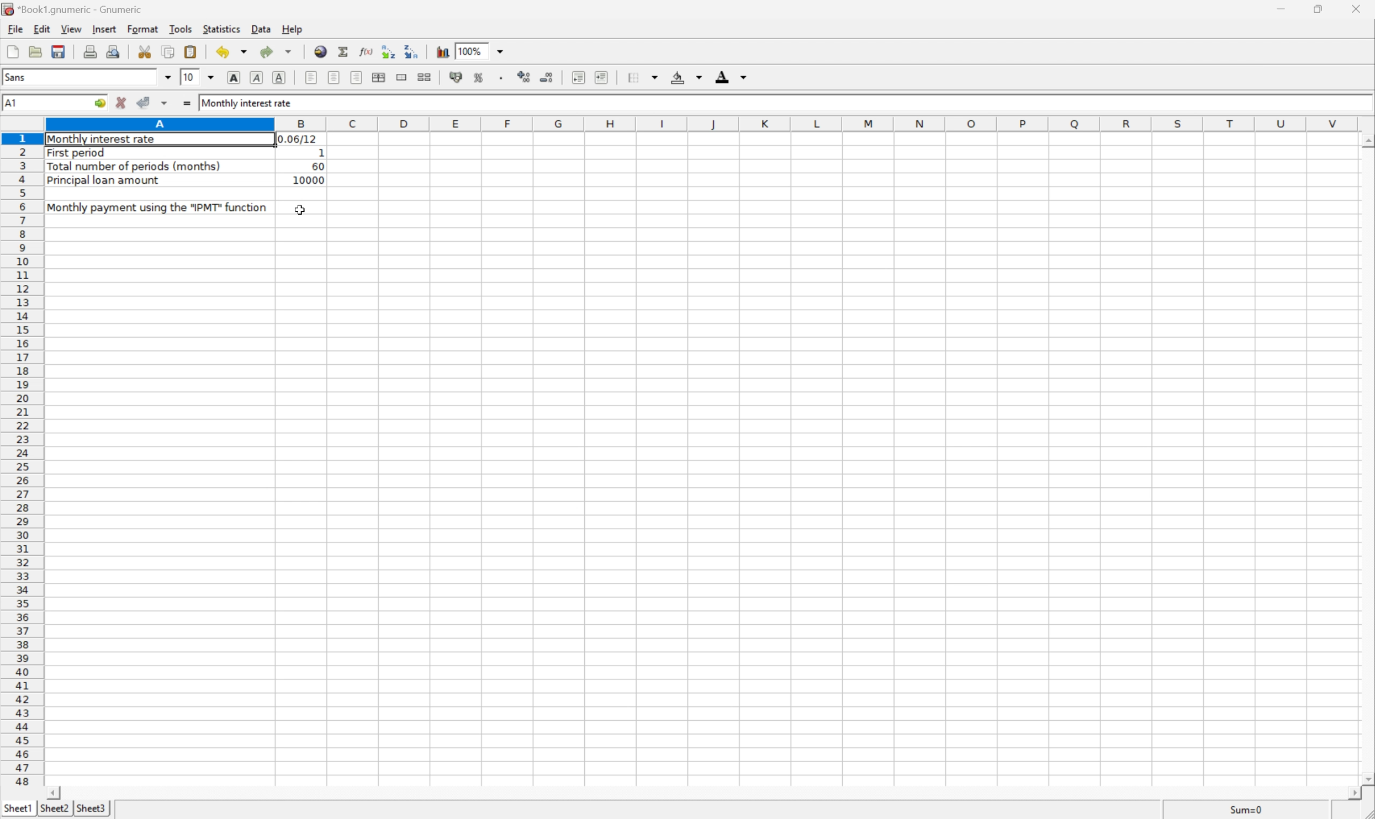  I want to click on Sheet1, so click(18, 808).